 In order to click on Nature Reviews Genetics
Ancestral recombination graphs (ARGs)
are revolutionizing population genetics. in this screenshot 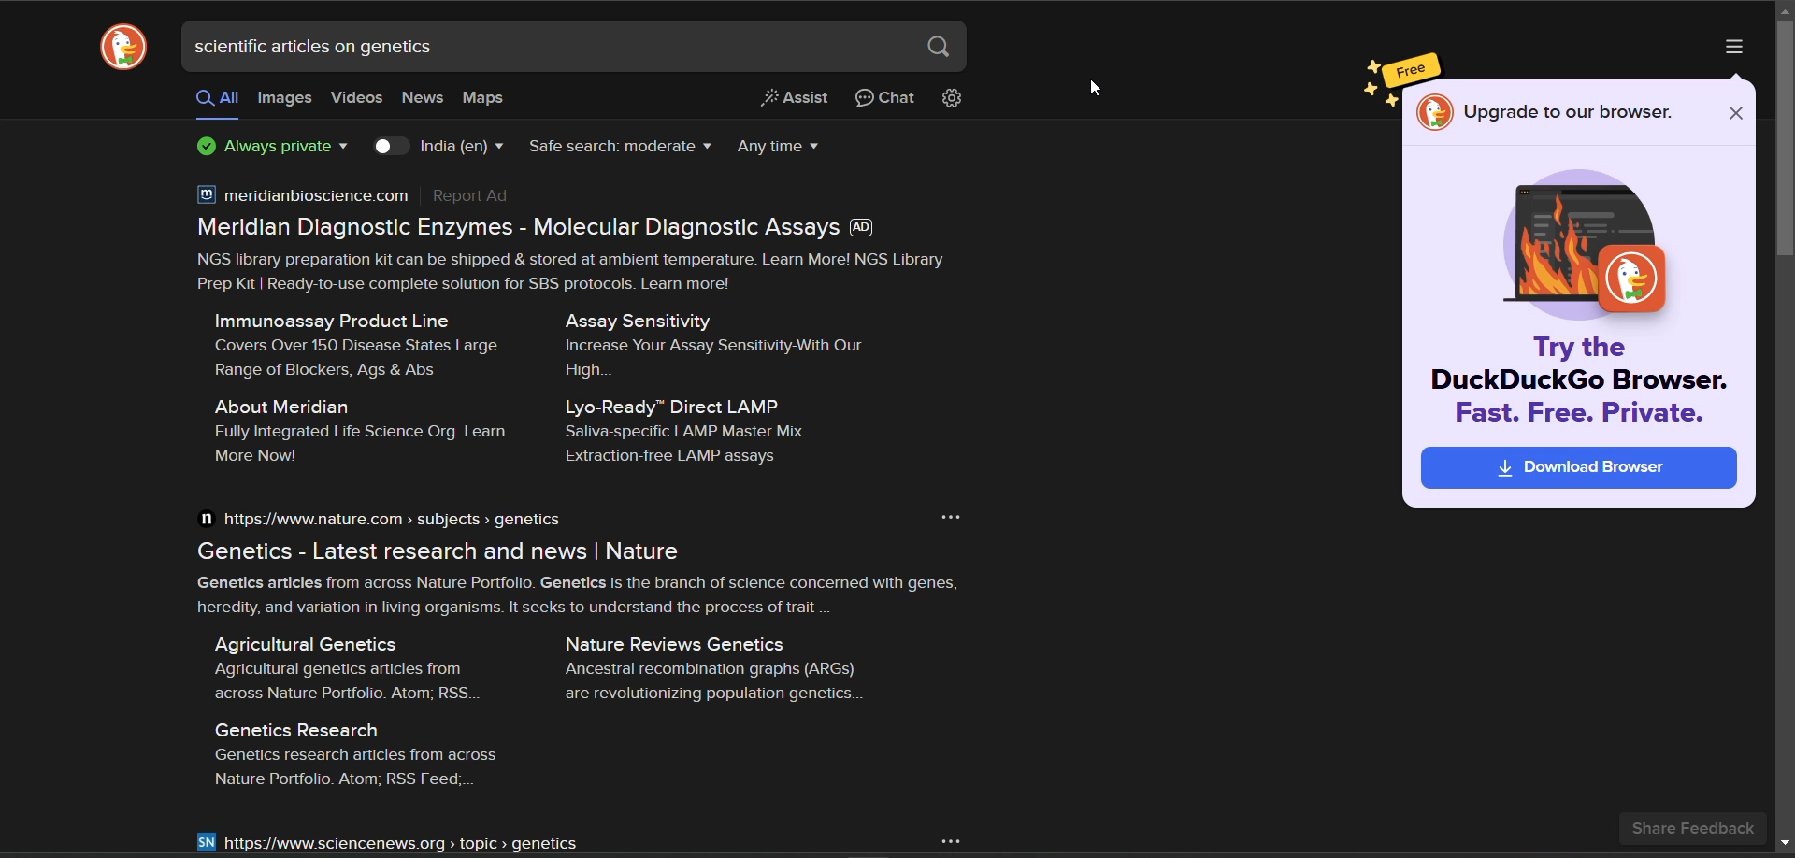, I will do `click(719, 666)`.